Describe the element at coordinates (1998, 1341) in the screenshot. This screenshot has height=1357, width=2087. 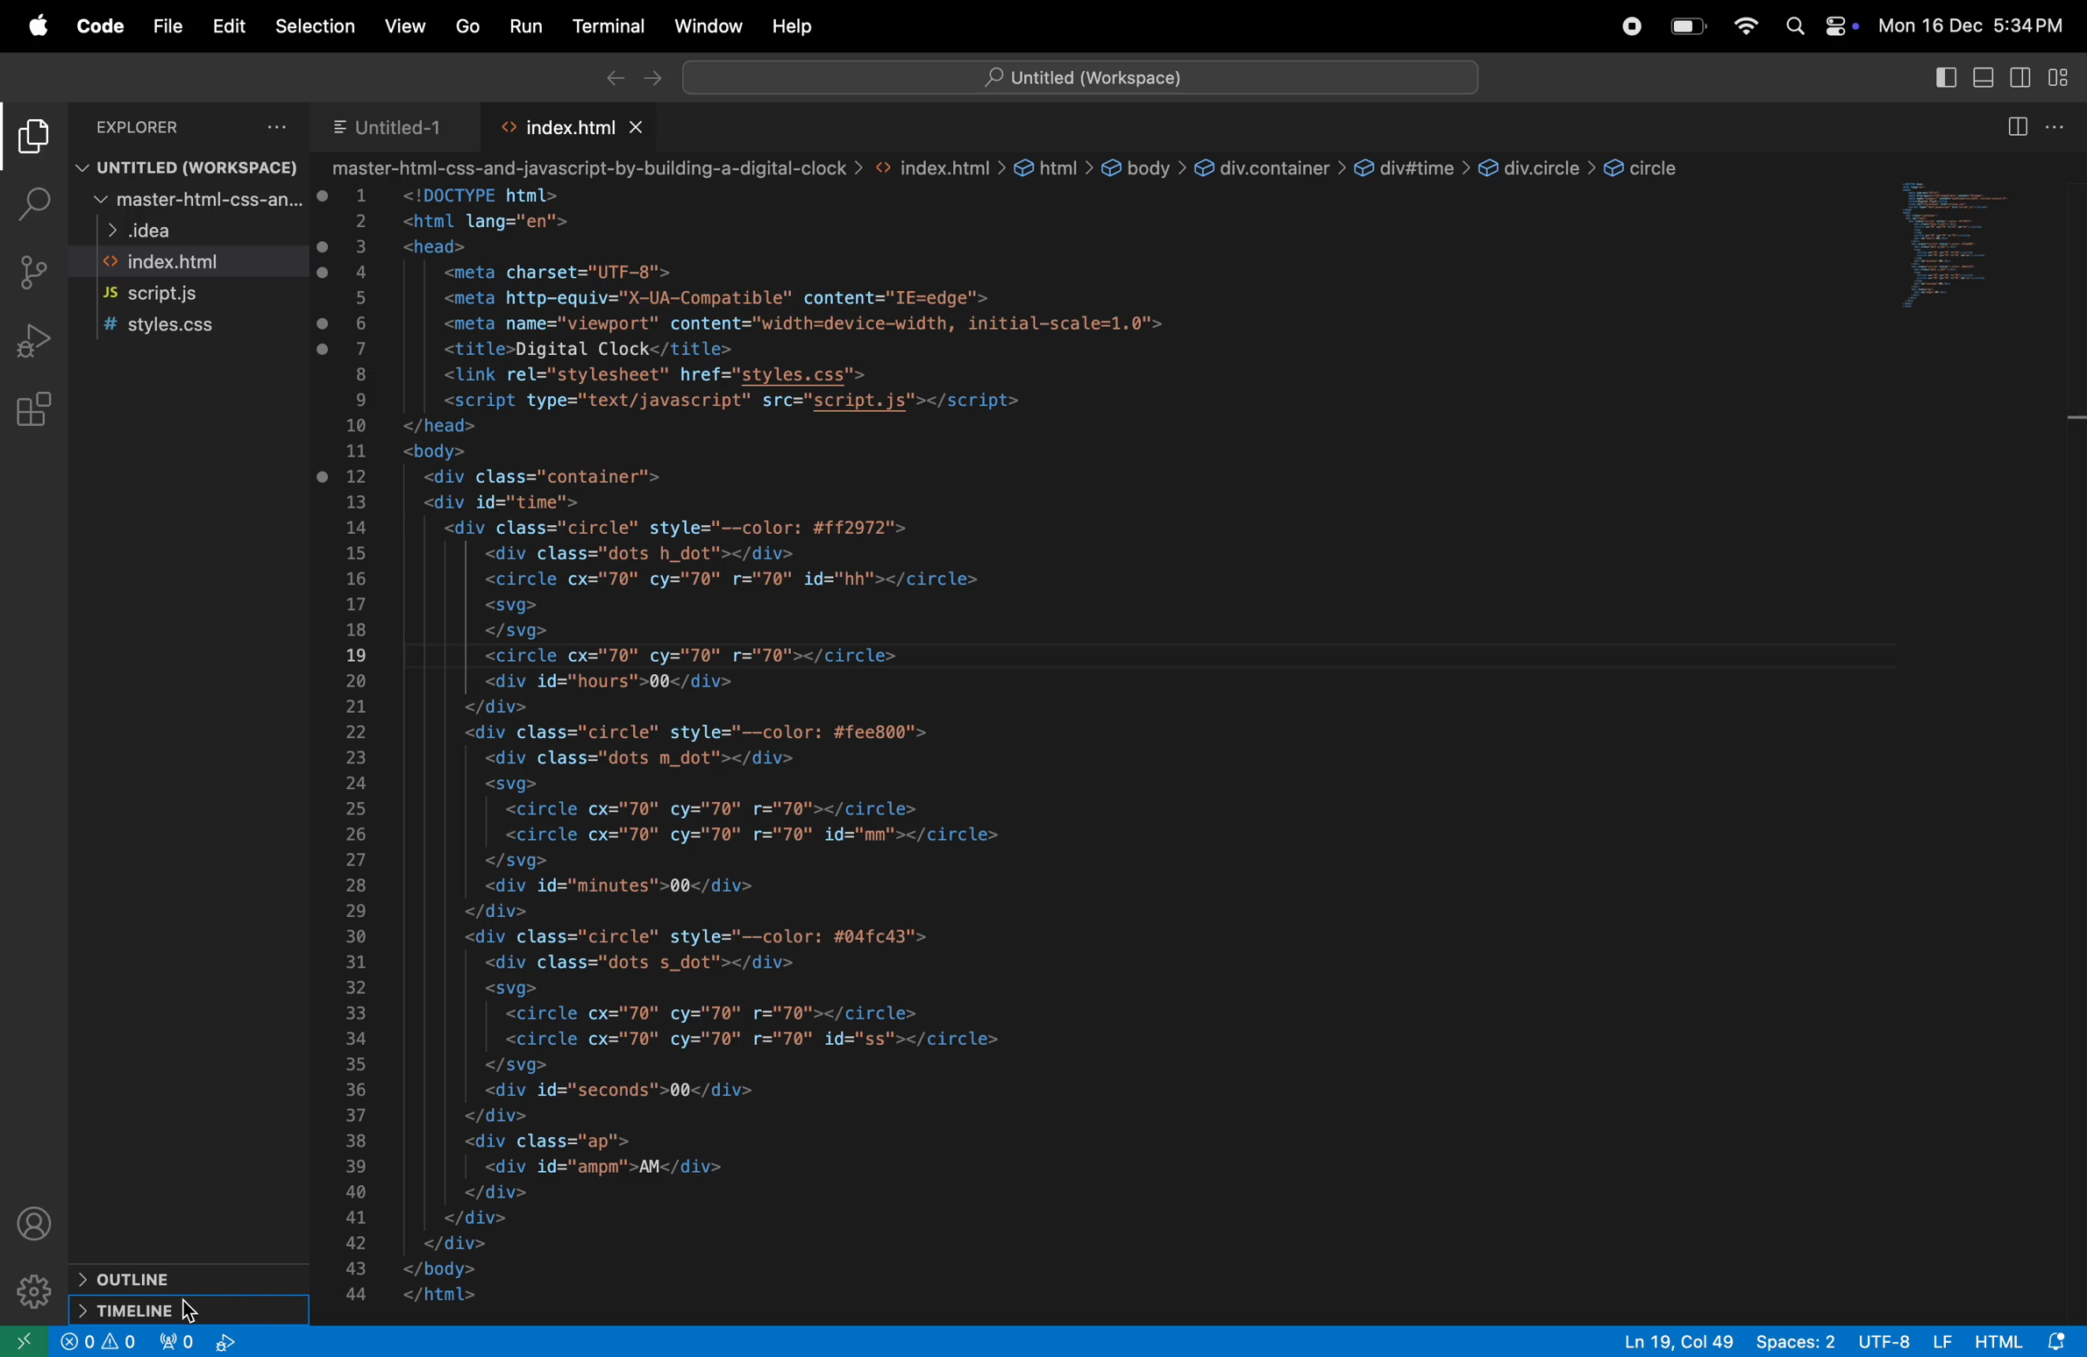
I see `html` at that location.